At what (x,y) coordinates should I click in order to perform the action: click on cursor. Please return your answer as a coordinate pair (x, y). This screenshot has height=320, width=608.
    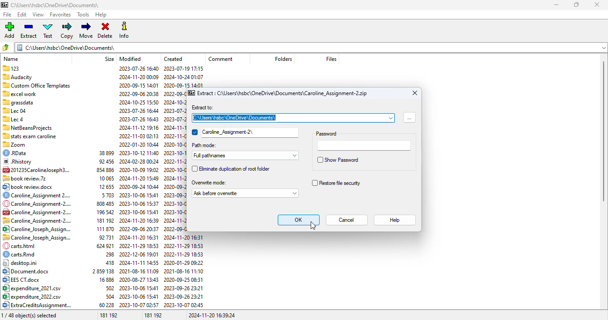
    Looking at the image, I should click on (313, 226).